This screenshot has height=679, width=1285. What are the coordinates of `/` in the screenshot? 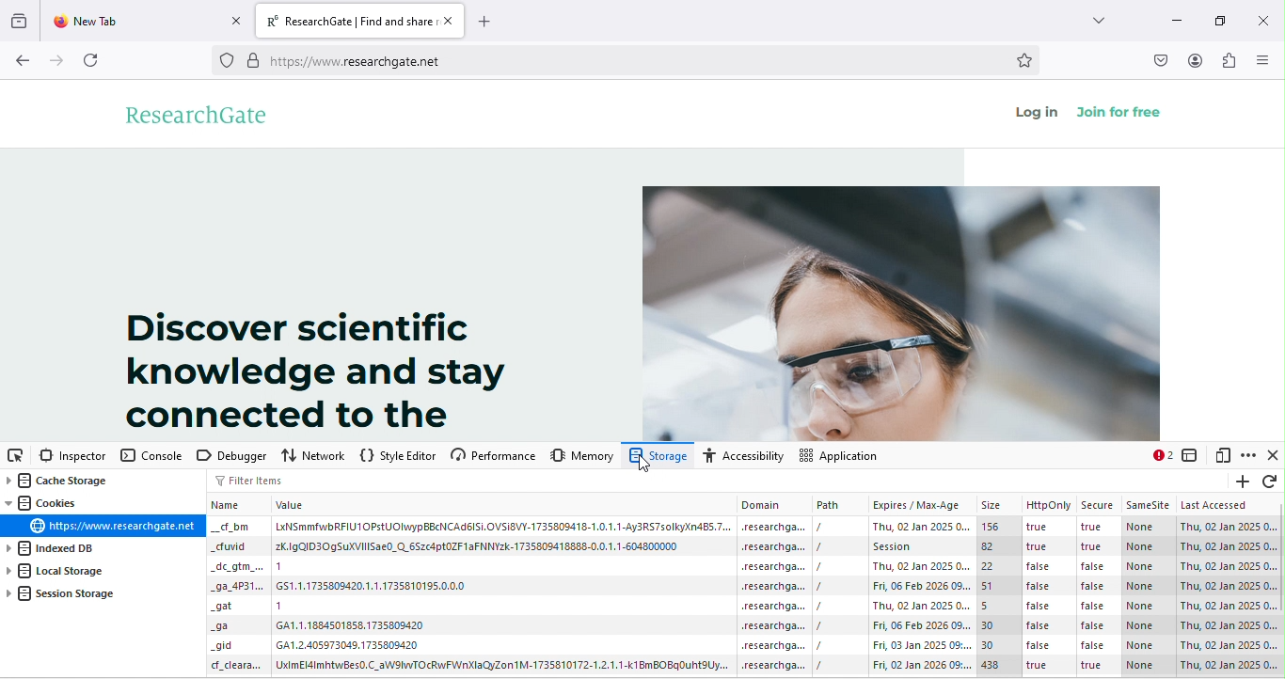 It's located at (822, 608).